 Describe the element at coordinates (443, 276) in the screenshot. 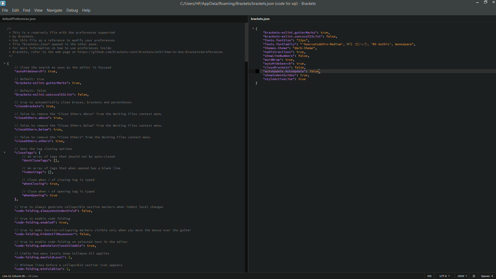

I see `UTF - 8` at that location.